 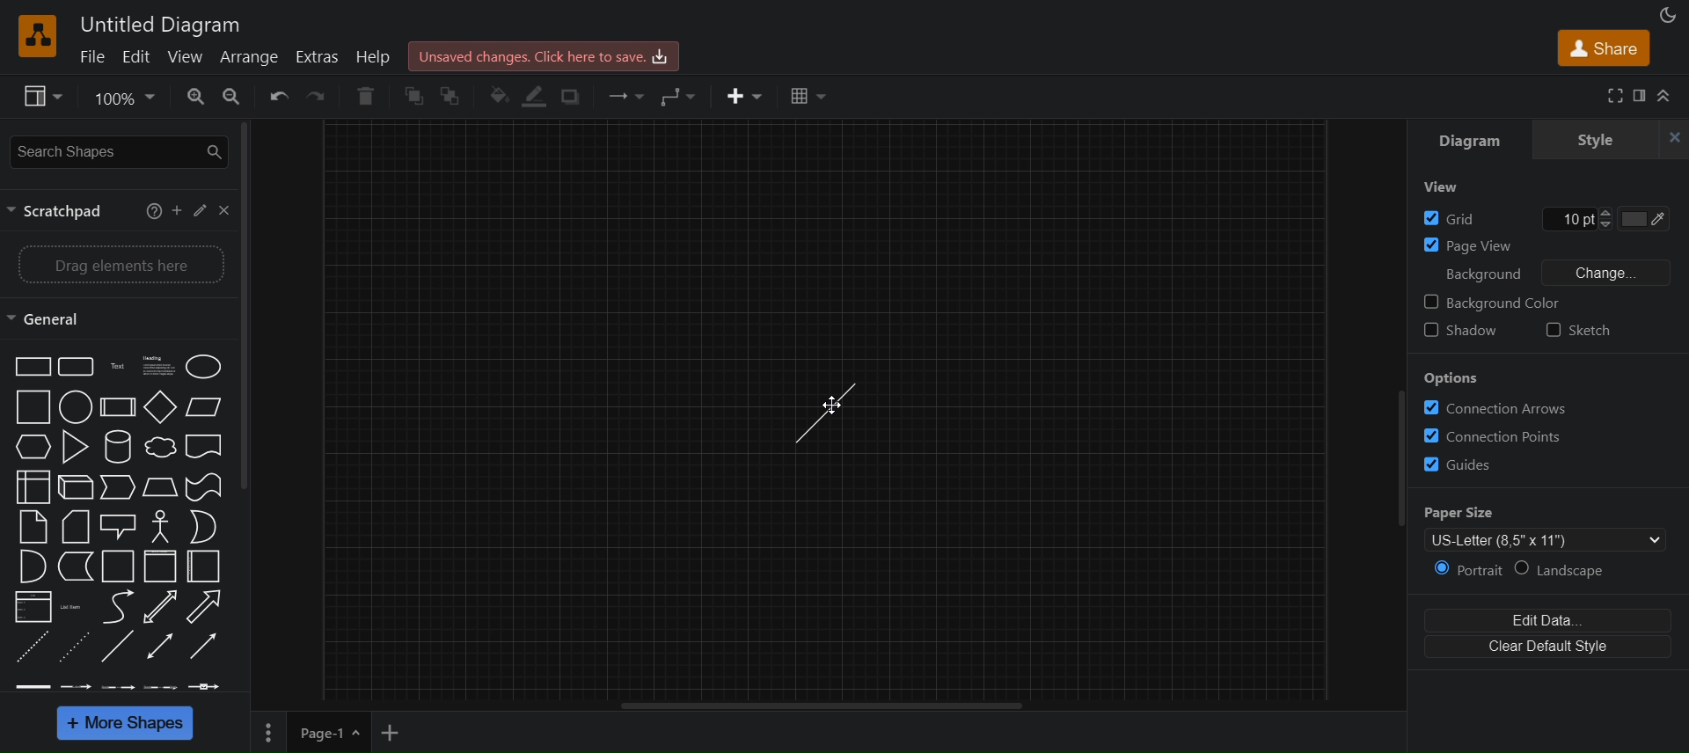 I want to click on Card, so click(x=75, y=525).